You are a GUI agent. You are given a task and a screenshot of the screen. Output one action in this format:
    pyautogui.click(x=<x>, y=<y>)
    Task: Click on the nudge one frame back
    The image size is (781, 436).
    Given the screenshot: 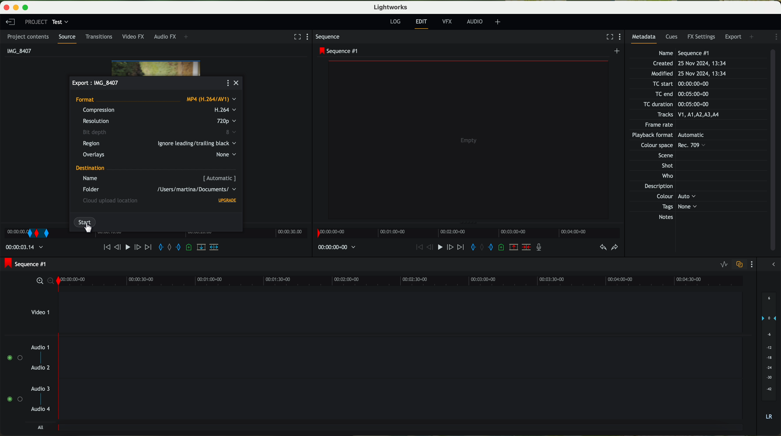 What is the action you would take?
    pyautogui.click(x=426, y=249)
    